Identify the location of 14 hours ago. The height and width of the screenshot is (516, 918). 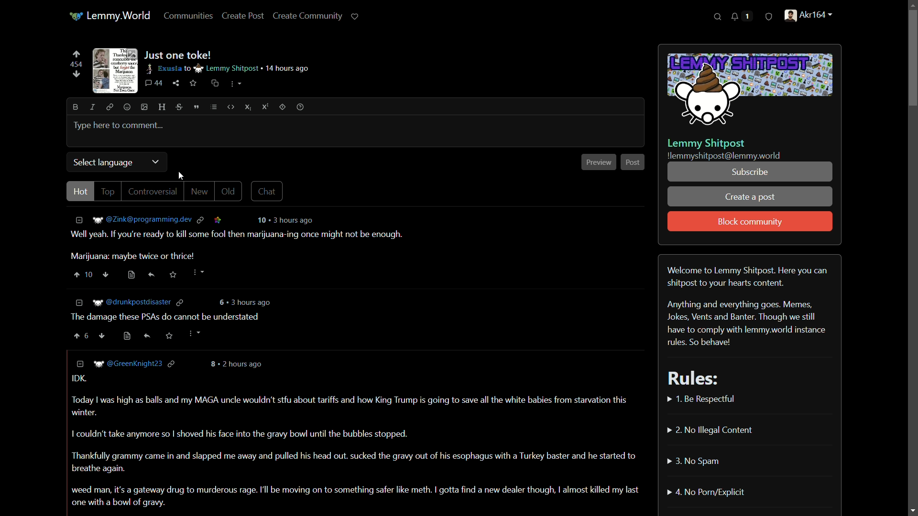
(289, 69).